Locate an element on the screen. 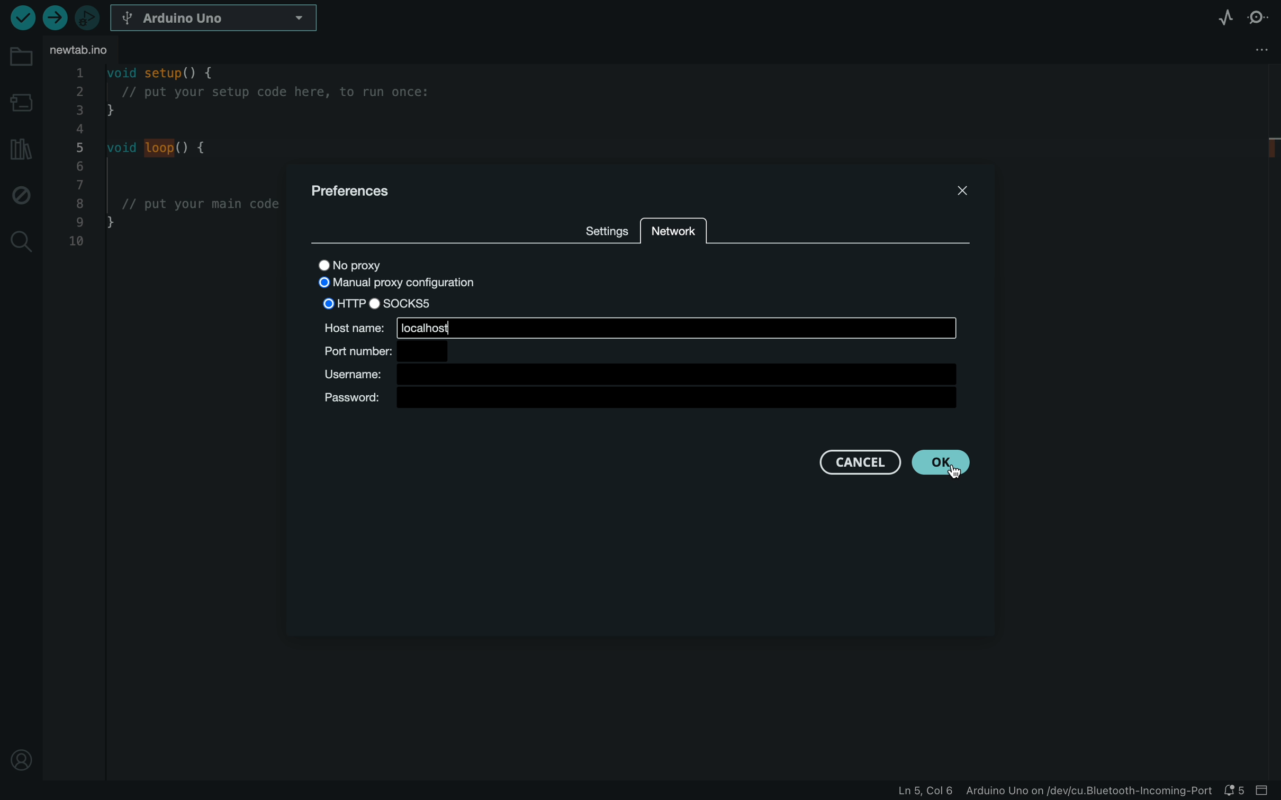 The width and height of the screenshot is (1281, 800). SETTINGS is located at coordinates (605, 230).